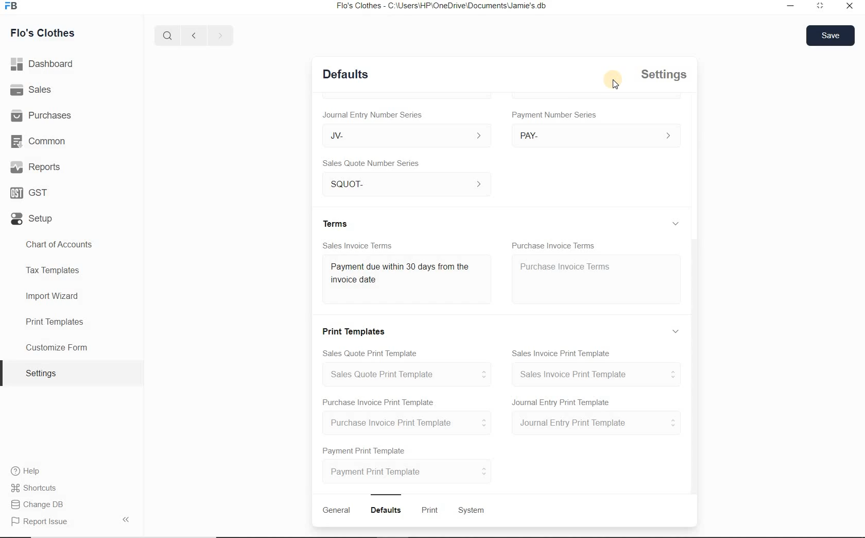  What do you see at coordinates (30, 193) in the screenshot?
I see `GST` at bounding box center [30, 193].